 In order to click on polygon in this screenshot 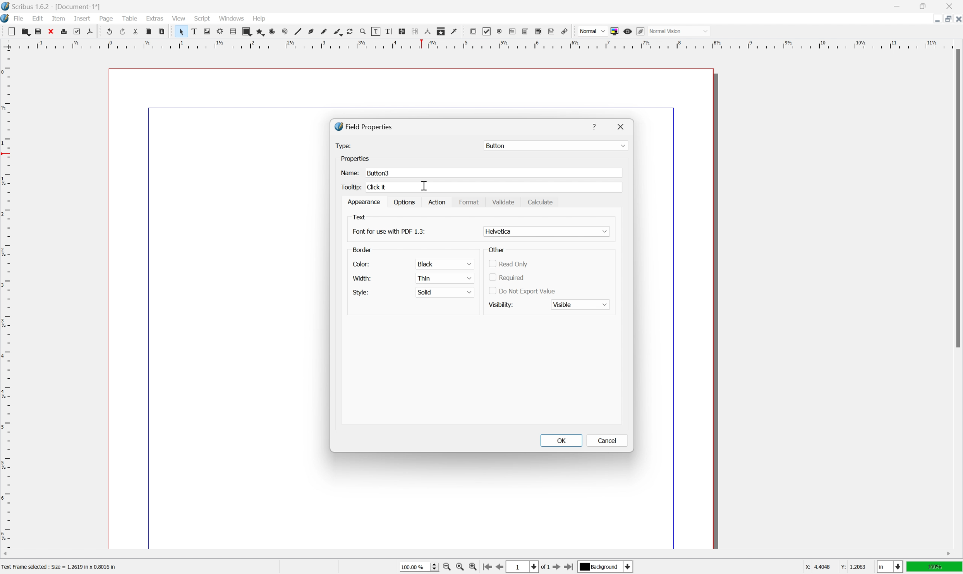, I will do `click(259, 32)`.